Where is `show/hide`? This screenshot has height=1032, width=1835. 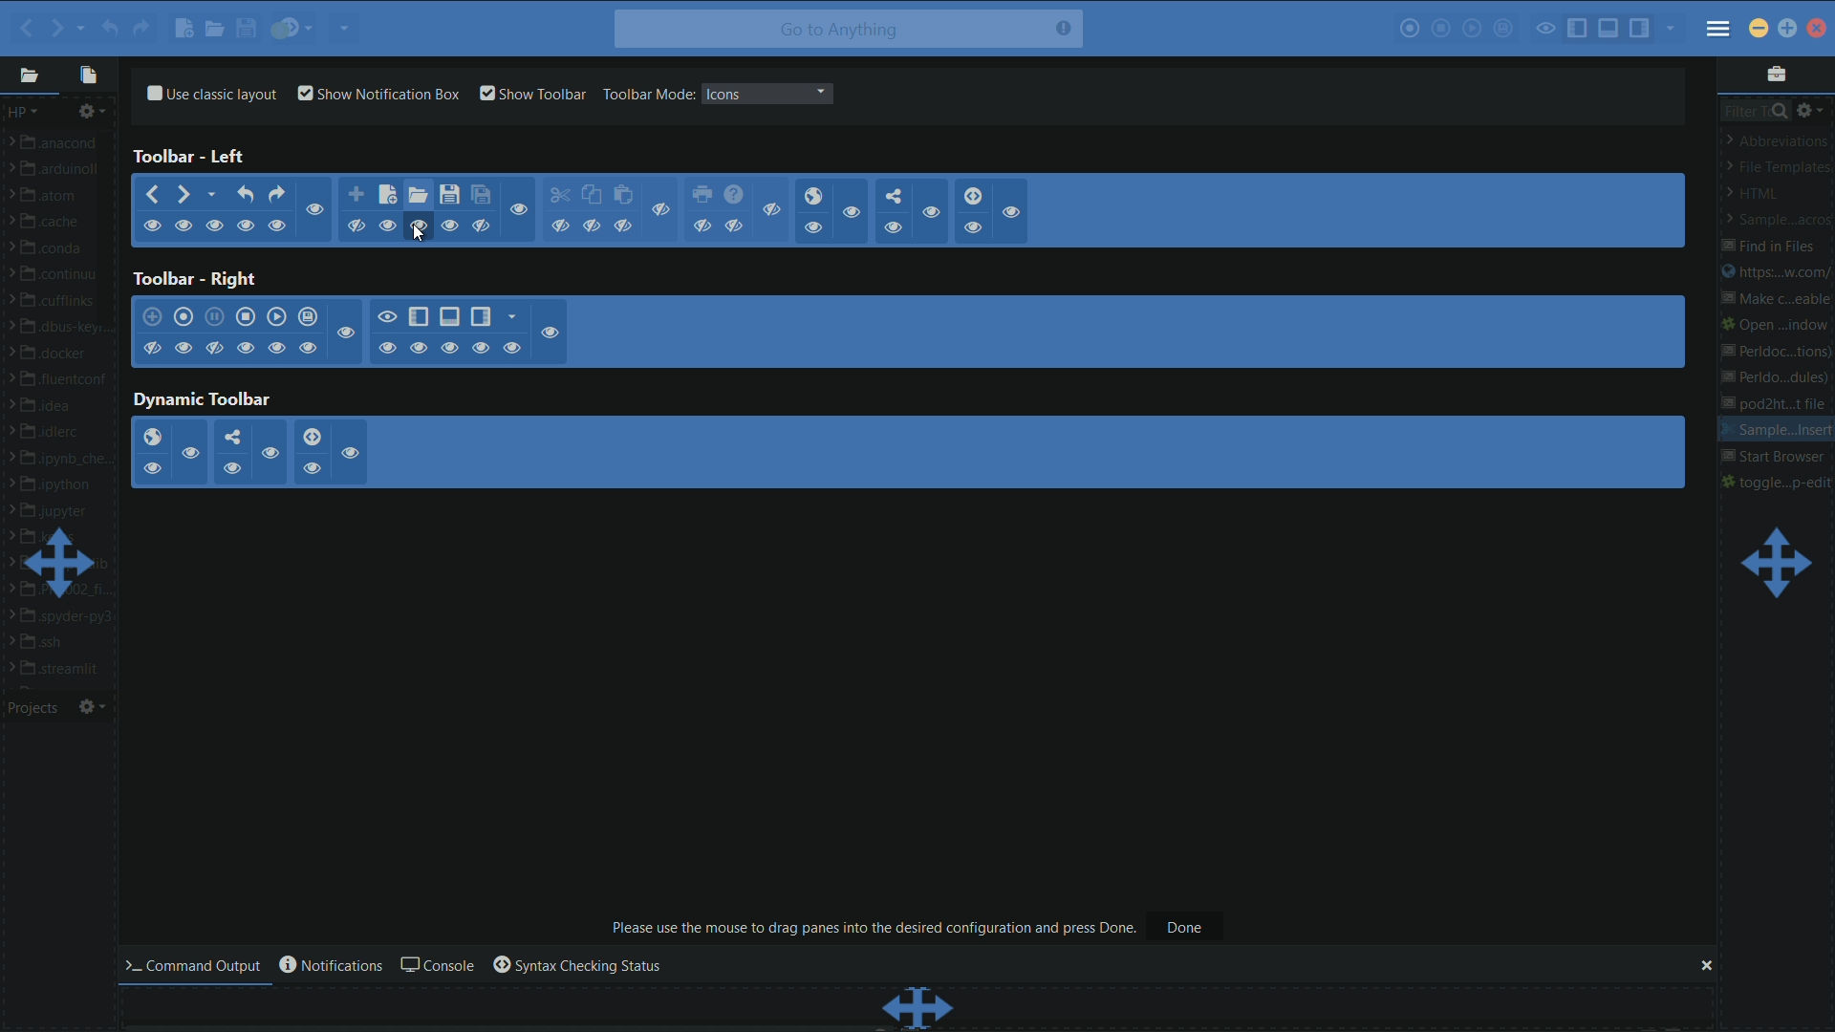
show/hide is located at coordinates (314, 210).